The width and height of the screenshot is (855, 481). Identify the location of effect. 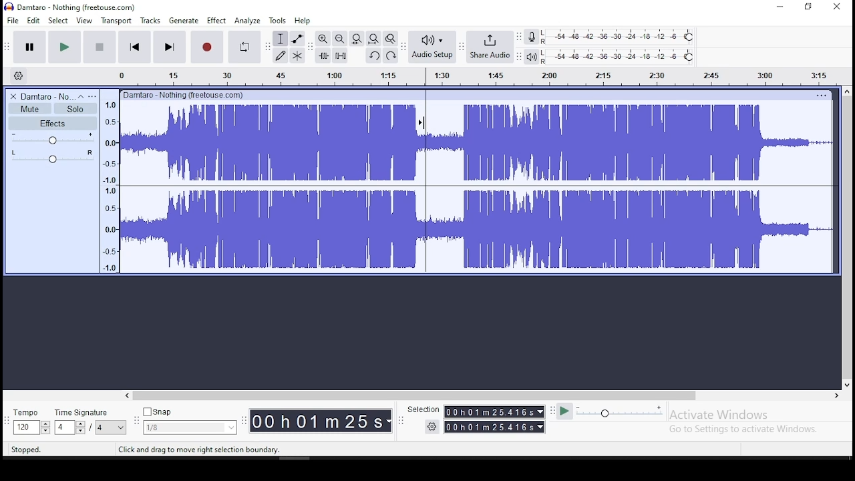
(216, 20).